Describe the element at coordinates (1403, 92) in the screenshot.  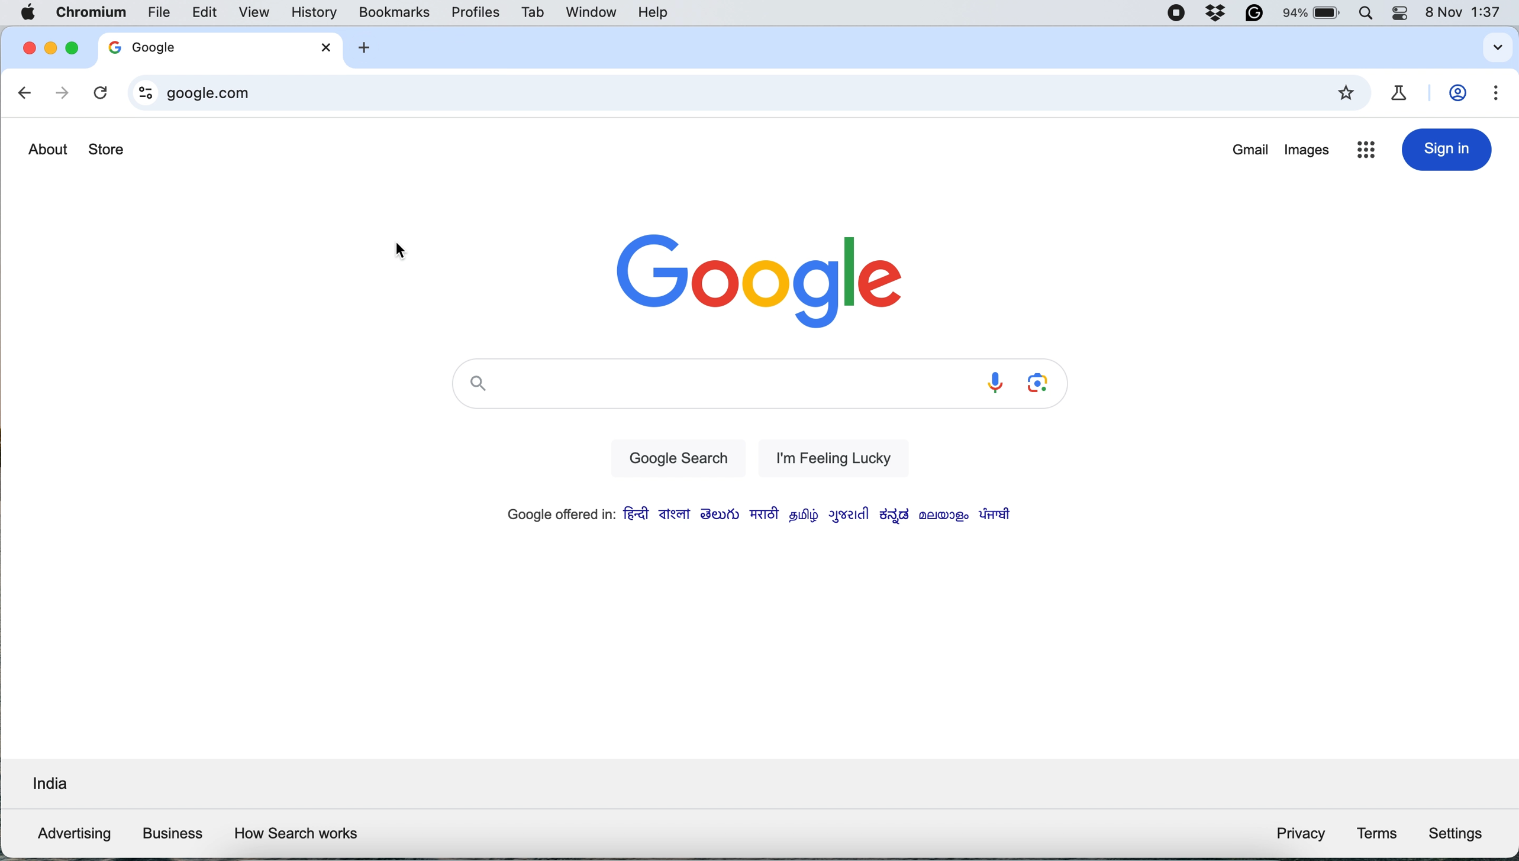
I see `chrome labs` at that location.